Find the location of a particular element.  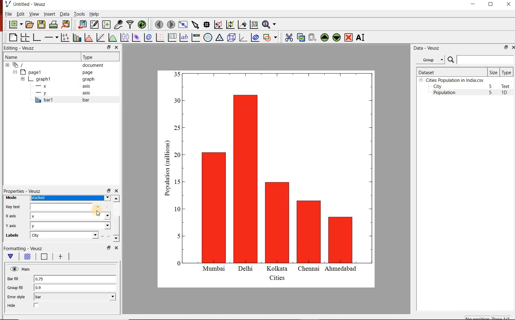

3d graph is located at coordinates (242, 37).